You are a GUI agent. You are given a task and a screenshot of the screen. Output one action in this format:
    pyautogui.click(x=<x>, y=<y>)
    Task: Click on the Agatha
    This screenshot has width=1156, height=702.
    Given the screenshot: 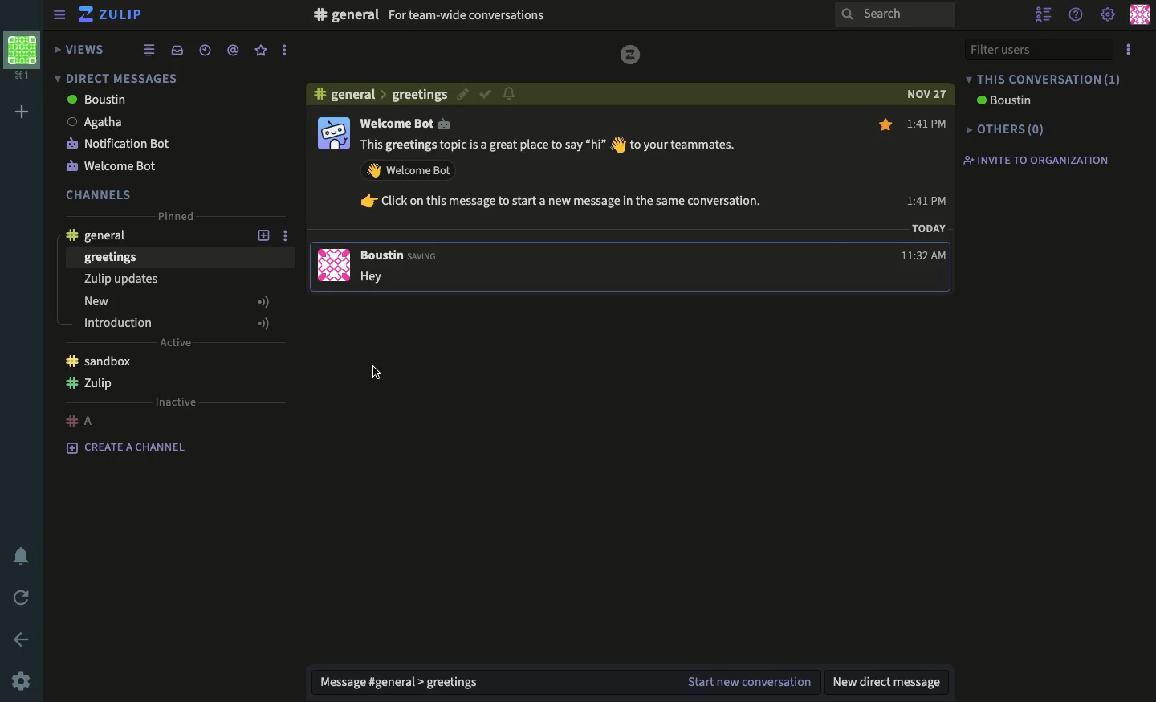 What is the action you would take?
    pyautogui.click(x=101, y=122)
    